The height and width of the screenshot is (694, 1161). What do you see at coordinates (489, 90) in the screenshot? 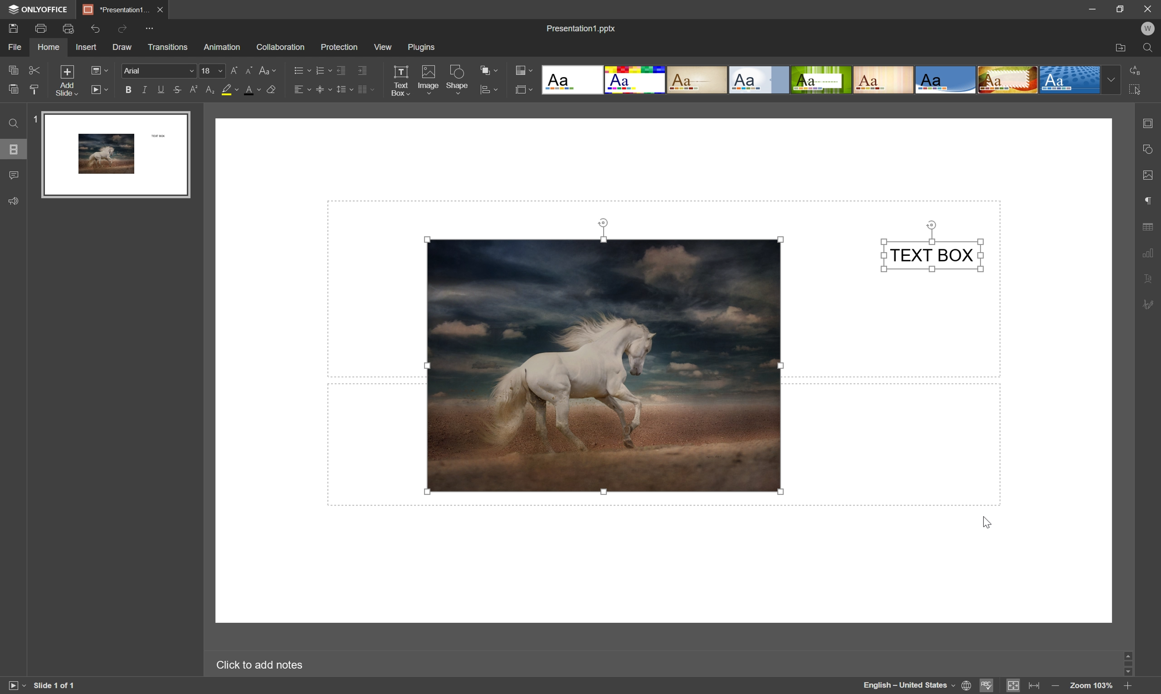
I see `arrange shape` at bounding box center [489, 90].